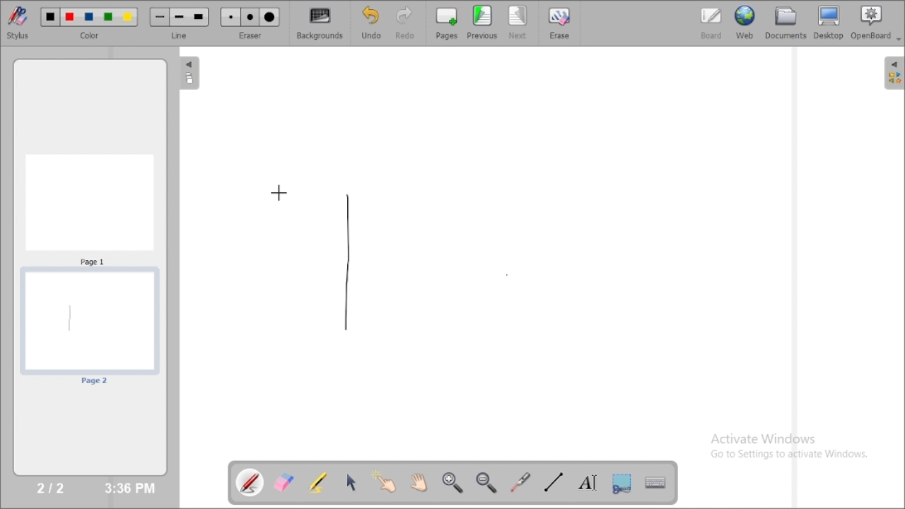  What do you see at coordinates (51, 18) in the screenshot?
I see `Color 1` at bounding box center [51, 18].